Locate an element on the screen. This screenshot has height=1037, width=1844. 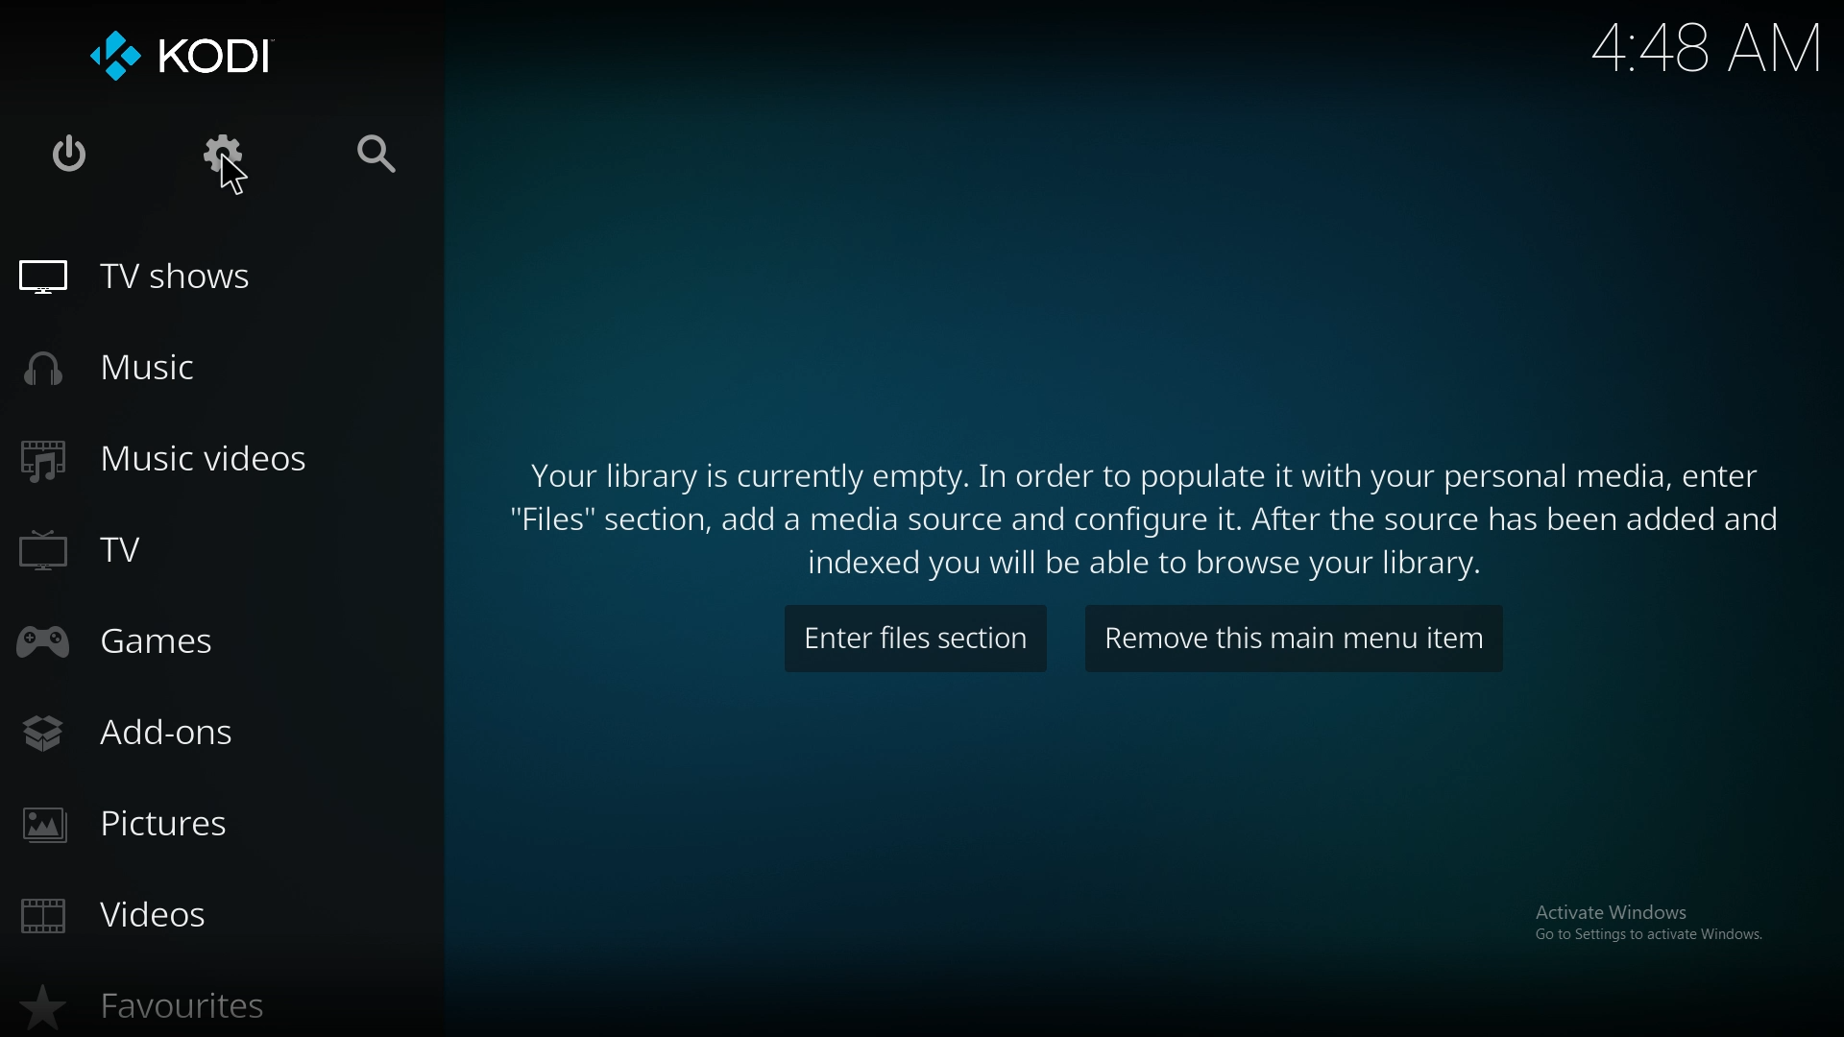
time is located at coordinates (1708, 47).